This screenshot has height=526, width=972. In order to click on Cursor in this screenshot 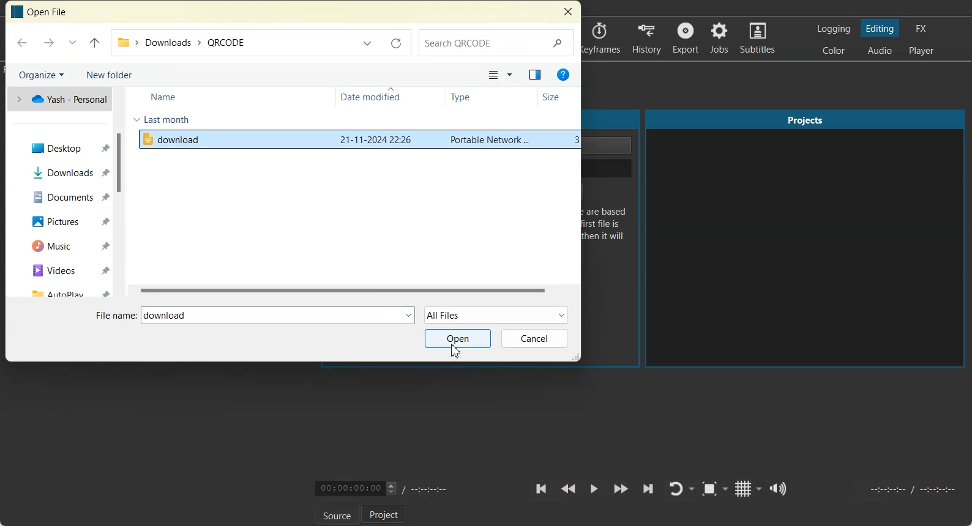, I will do `click(455, 351)`.